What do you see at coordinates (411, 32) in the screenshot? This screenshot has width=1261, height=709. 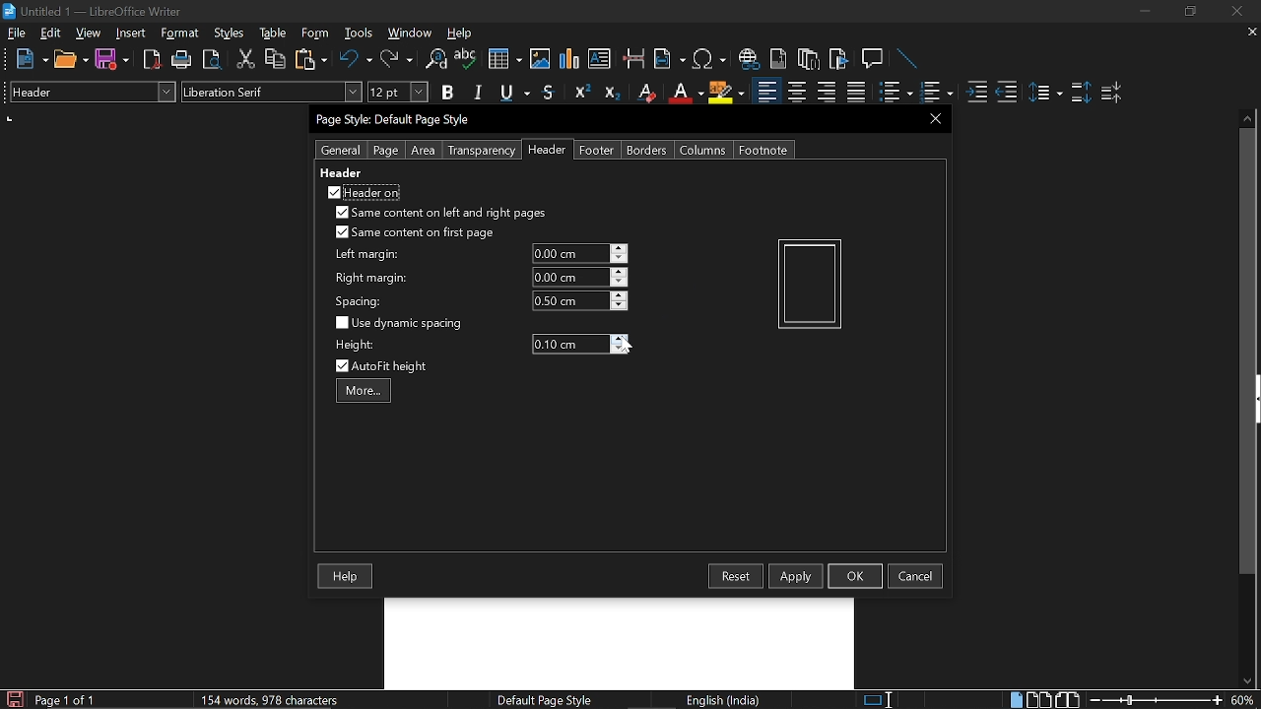 I see `WIndow` at bounding box center [411, 32].